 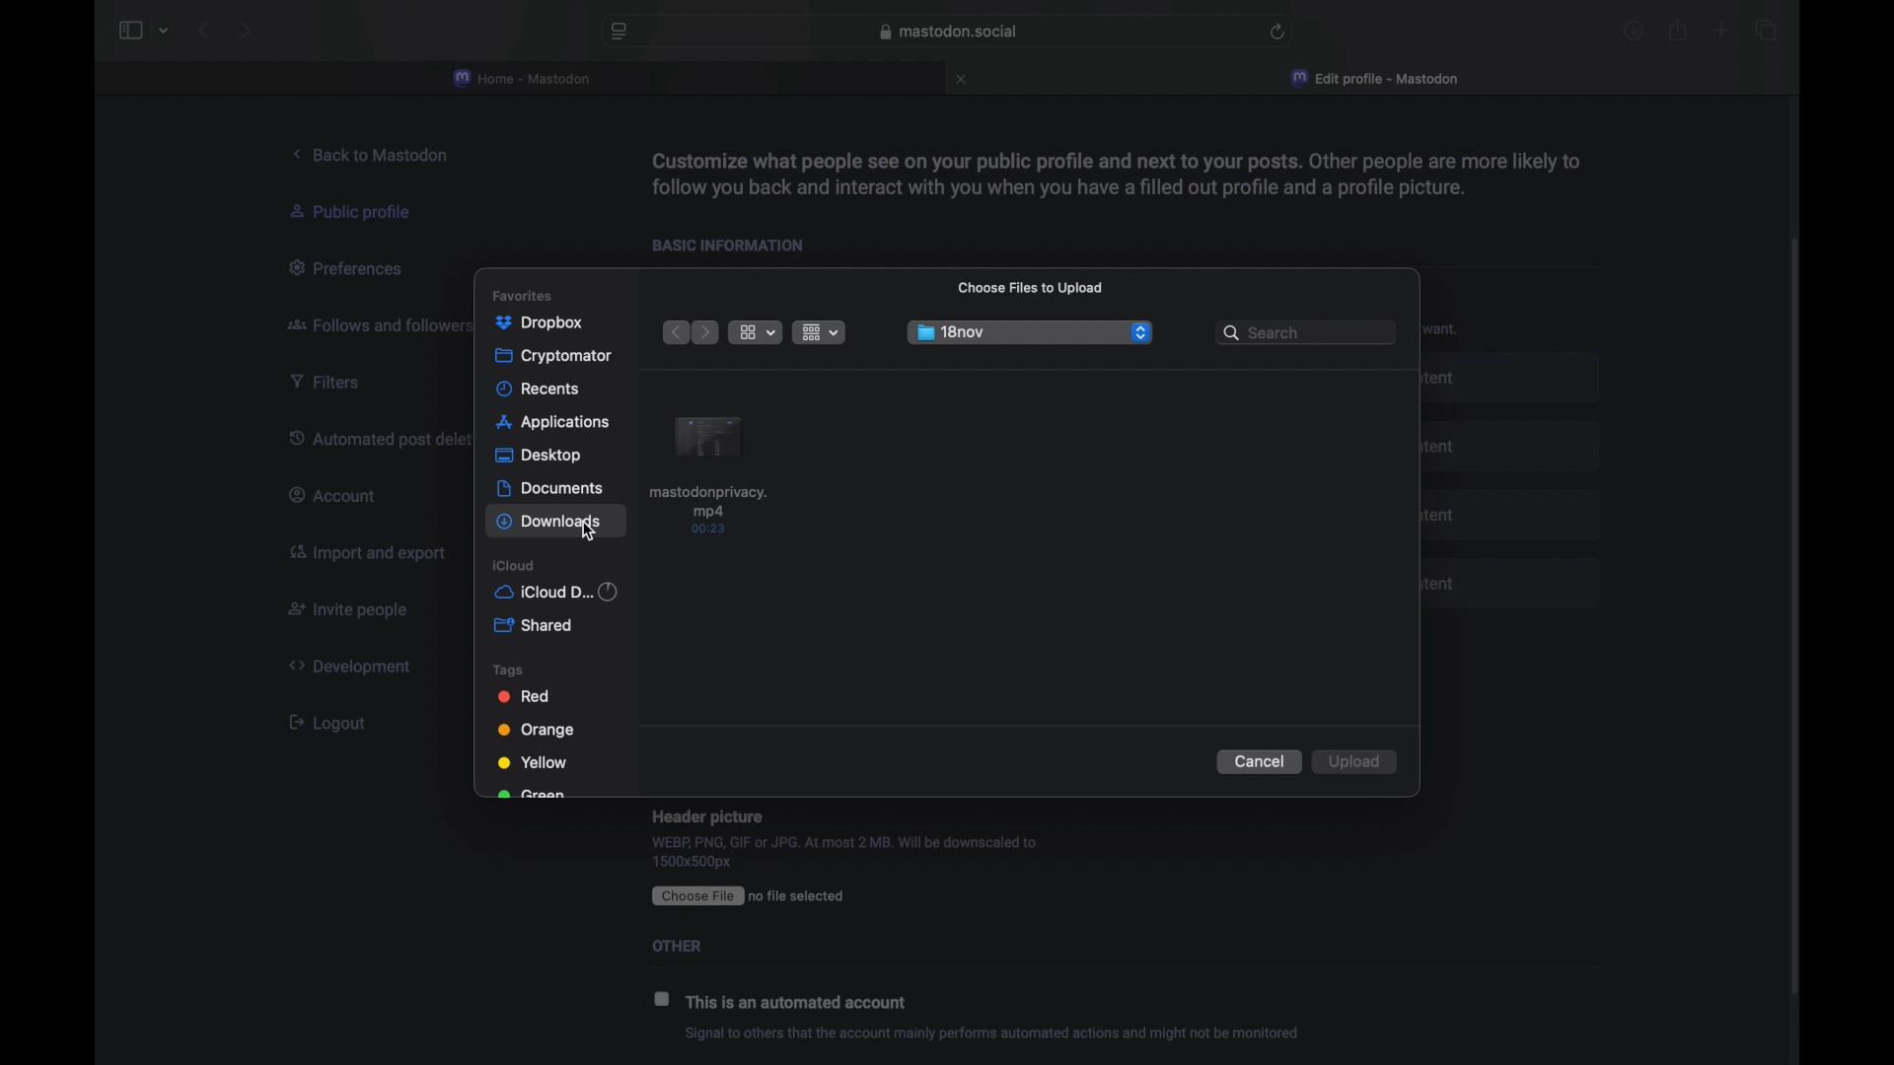 I want to click on favorites, so click(x=522, y=296).